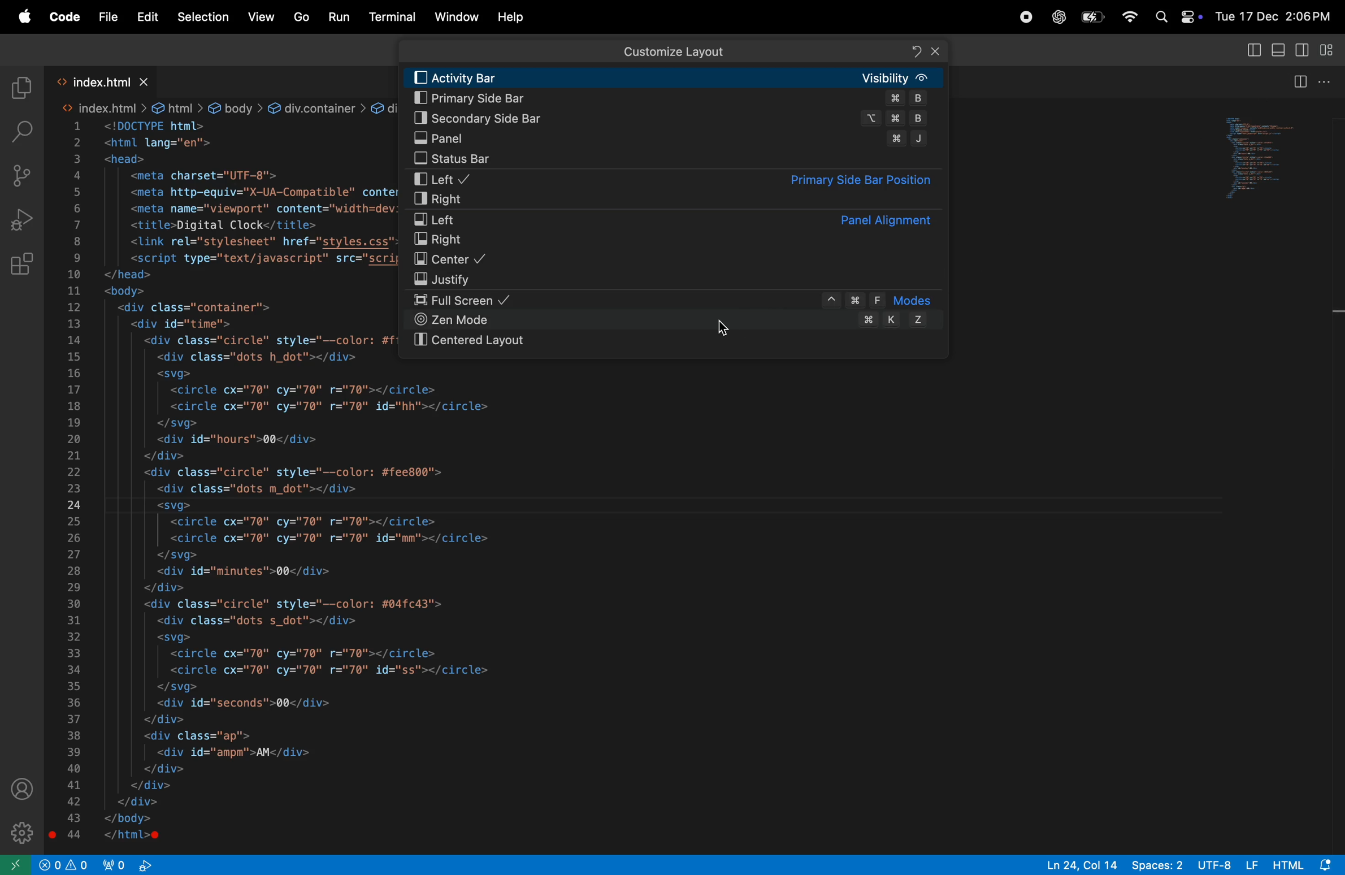  What do you see at coordinates (674, 240) in the screenshot?
I see `right` at bounding box center [674, 240].